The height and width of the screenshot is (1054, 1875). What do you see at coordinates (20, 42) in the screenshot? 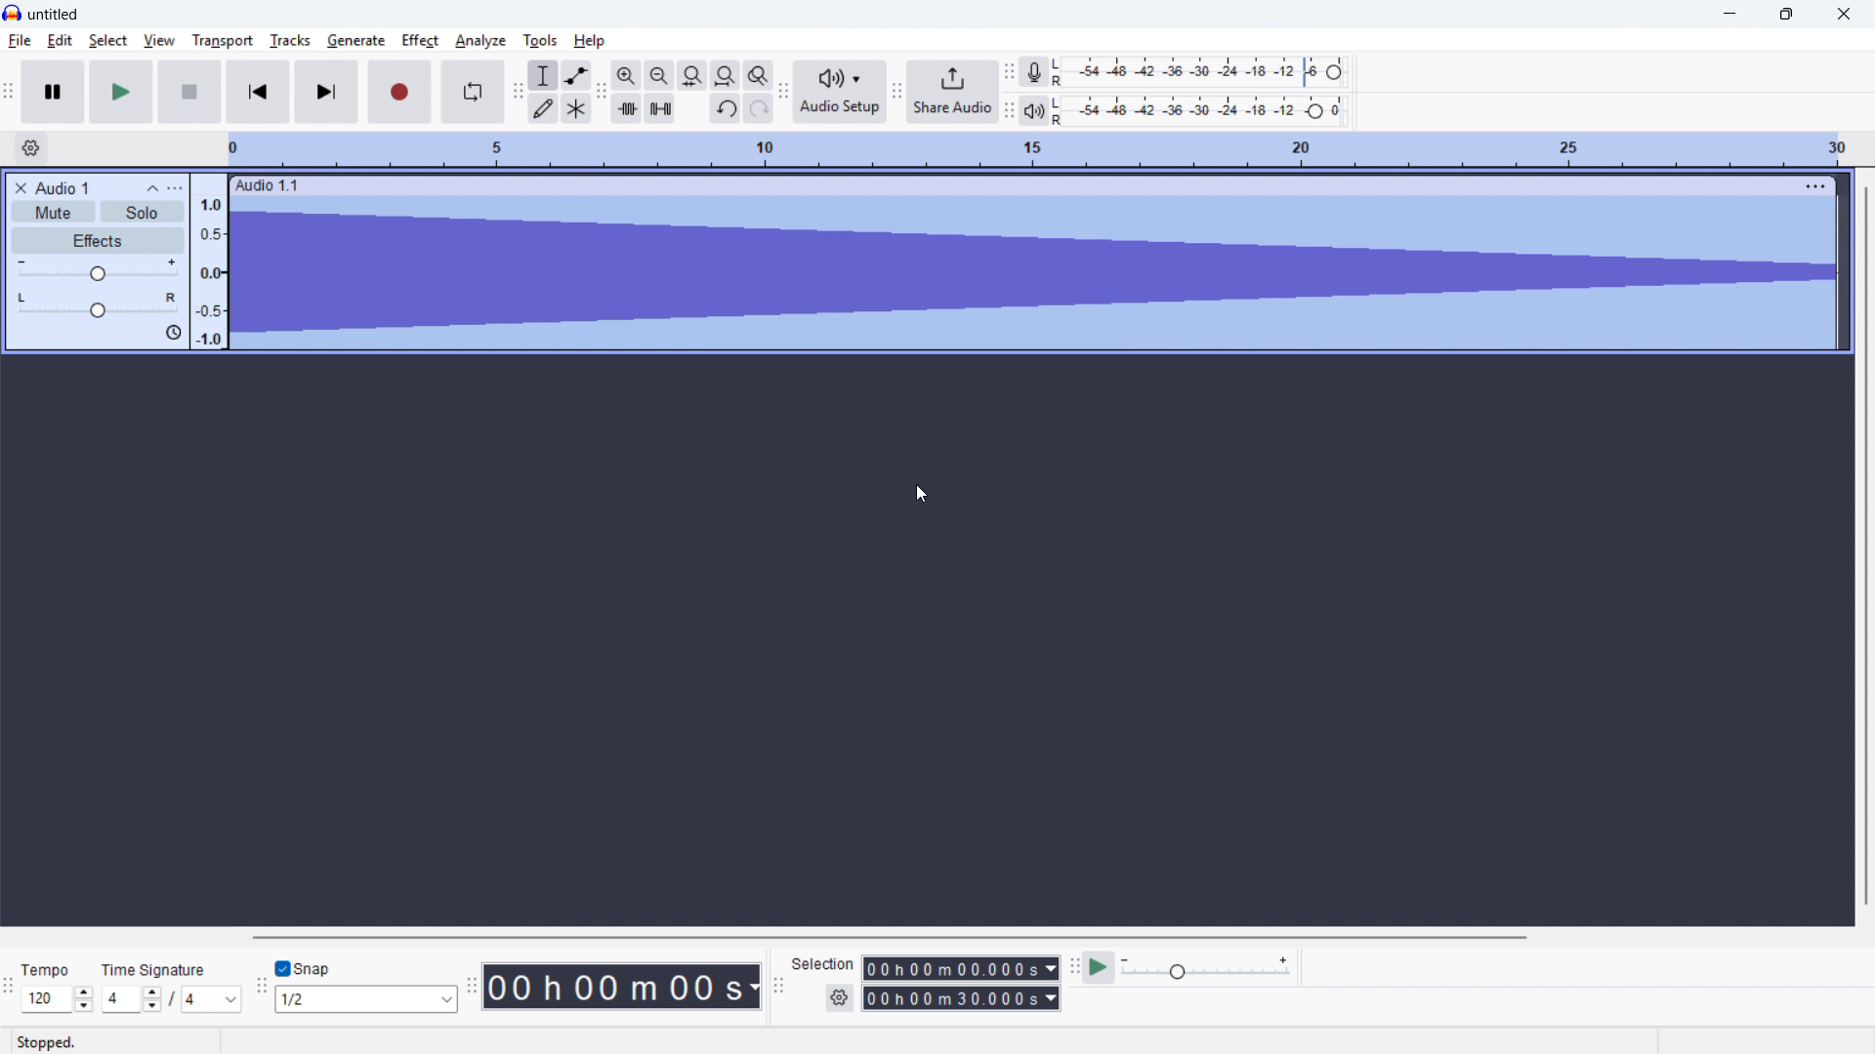
I see `File ` at bounding box center [20, 42].